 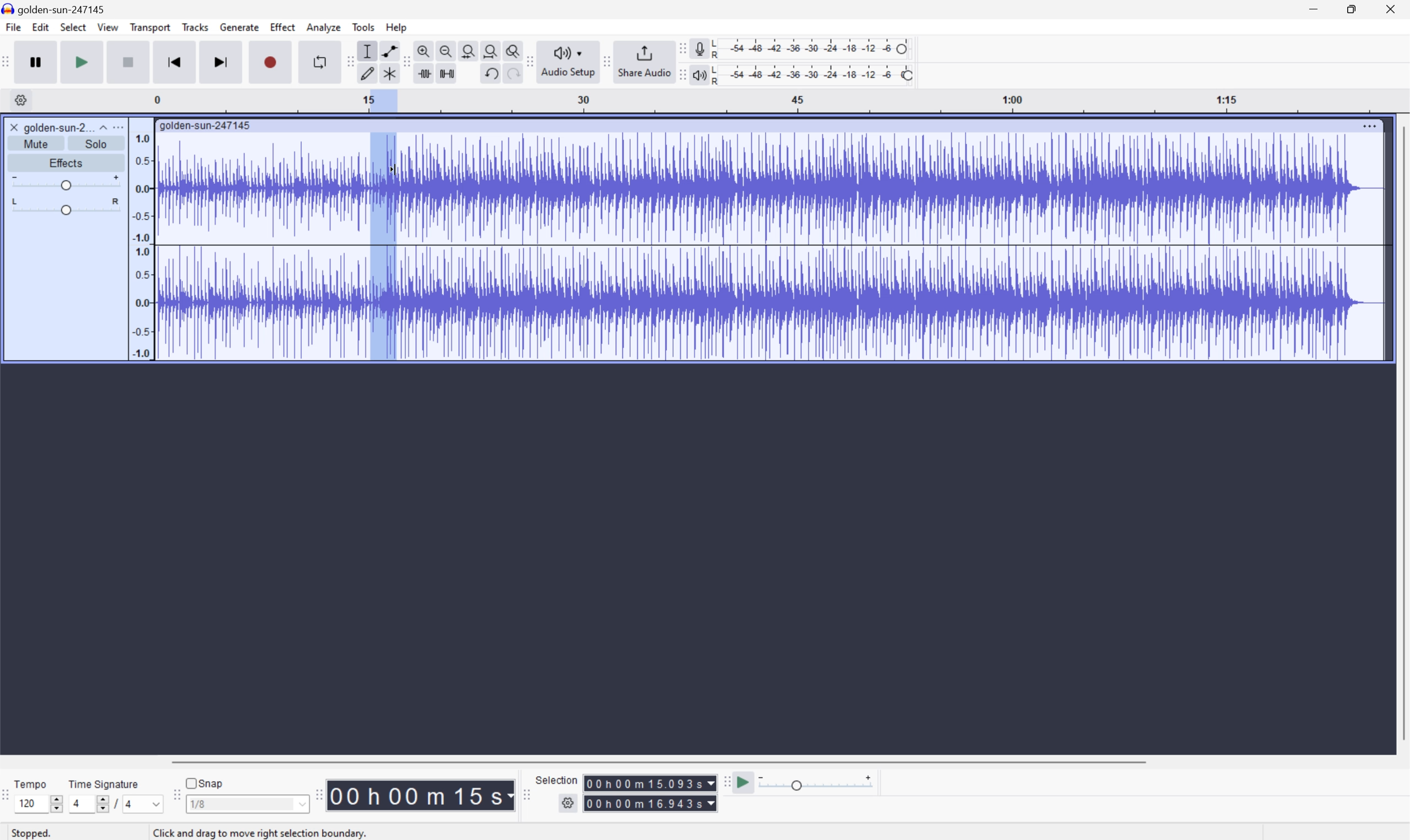 What do you see at coordinates (315, 792) in the screenshot?
I see `Audacity Time toolbar` at bounding box center [315, 792].